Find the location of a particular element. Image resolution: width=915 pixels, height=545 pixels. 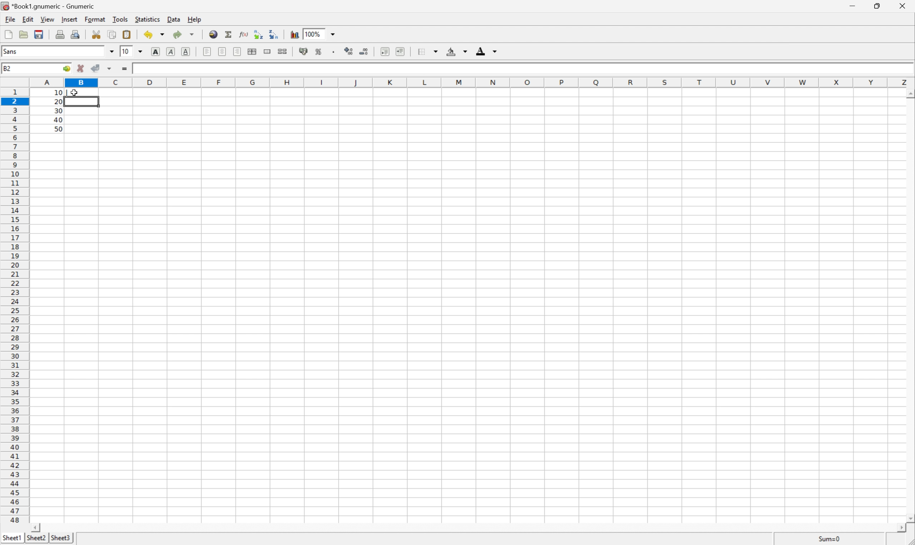

Align Left is located at coordinates (207, 51).